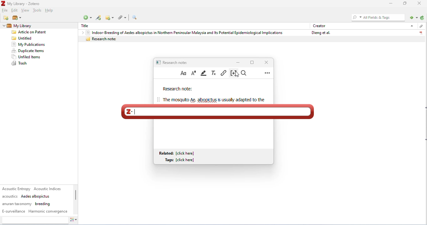  I want to click on related, so click(178, 153).